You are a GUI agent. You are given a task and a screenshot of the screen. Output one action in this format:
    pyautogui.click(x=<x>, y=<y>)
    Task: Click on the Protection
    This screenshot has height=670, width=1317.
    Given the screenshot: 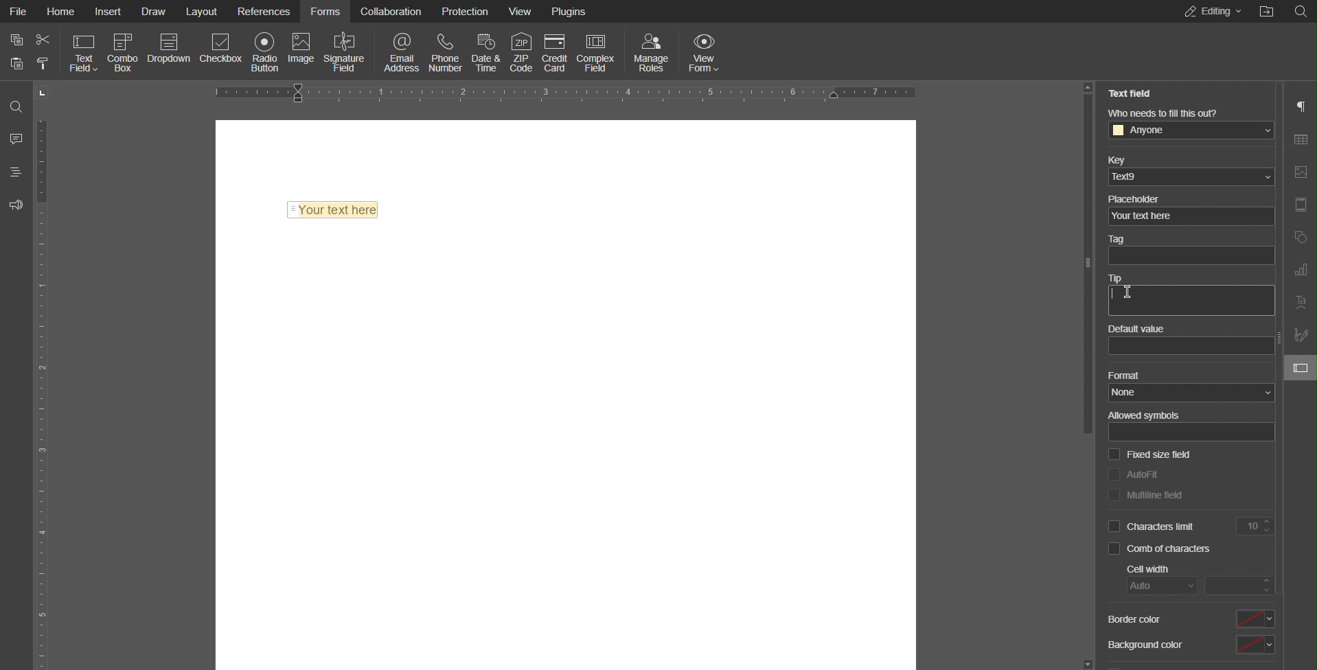 What is the action you would take?
    pyautogui.click(x=468, y=10)
    